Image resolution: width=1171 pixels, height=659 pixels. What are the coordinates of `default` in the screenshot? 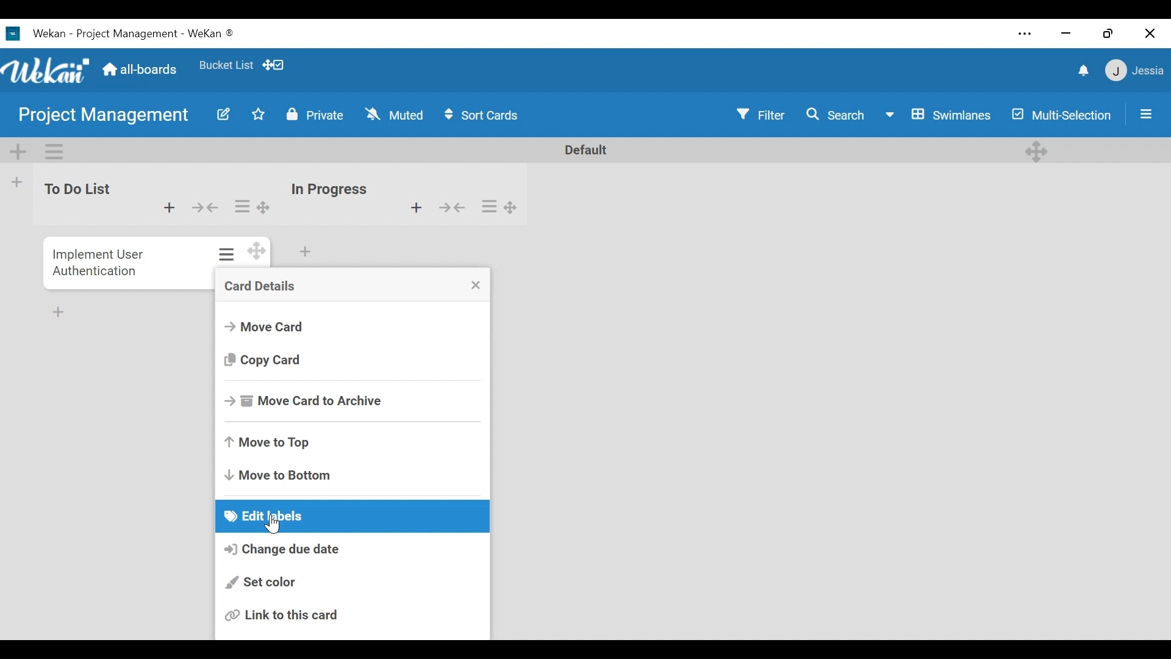 It's located at (578, 150).